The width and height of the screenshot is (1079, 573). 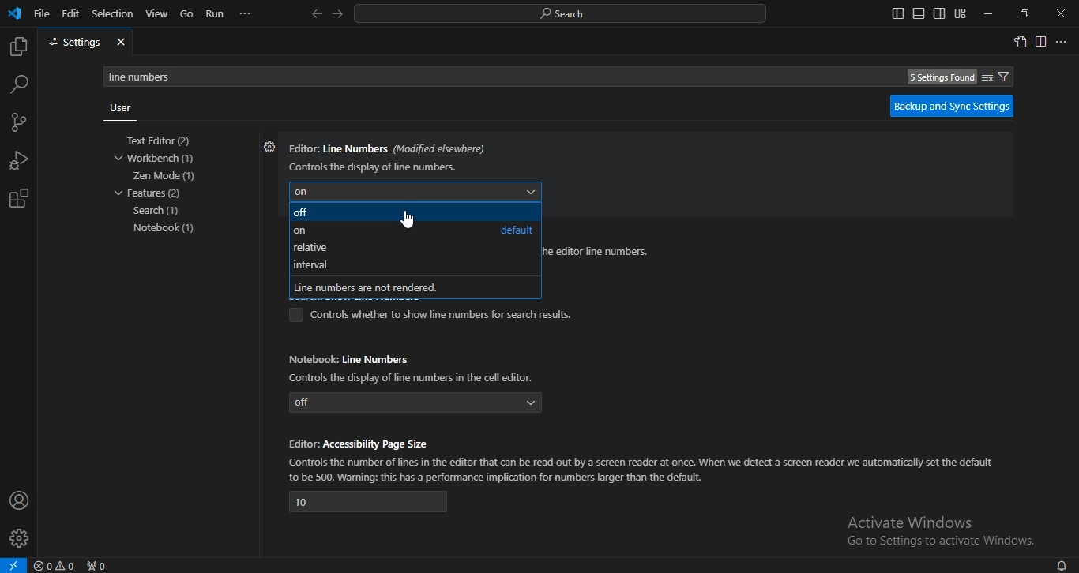 I want to click on zen mode, so click(x=165, y=176).